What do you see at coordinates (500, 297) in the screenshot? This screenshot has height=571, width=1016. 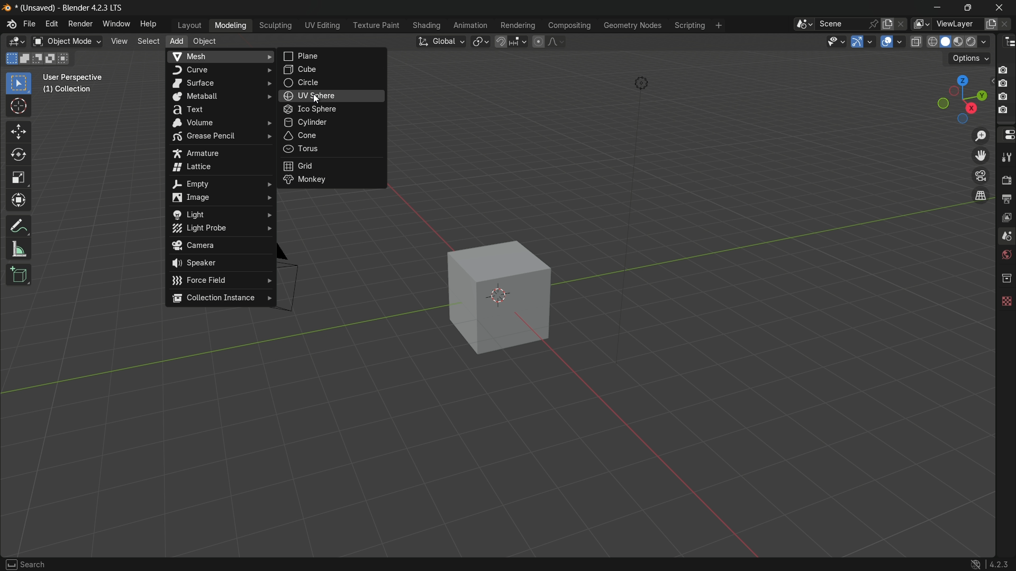 I see `cube` at bounding box center [500, 297].